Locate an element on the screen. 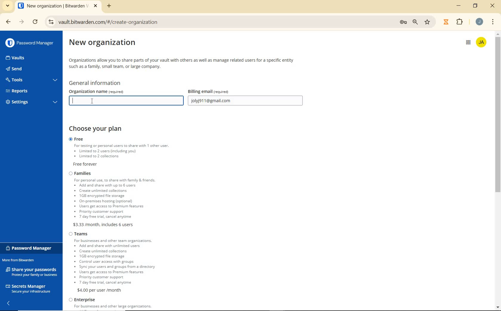  tools is located at coordinates (31, 80).